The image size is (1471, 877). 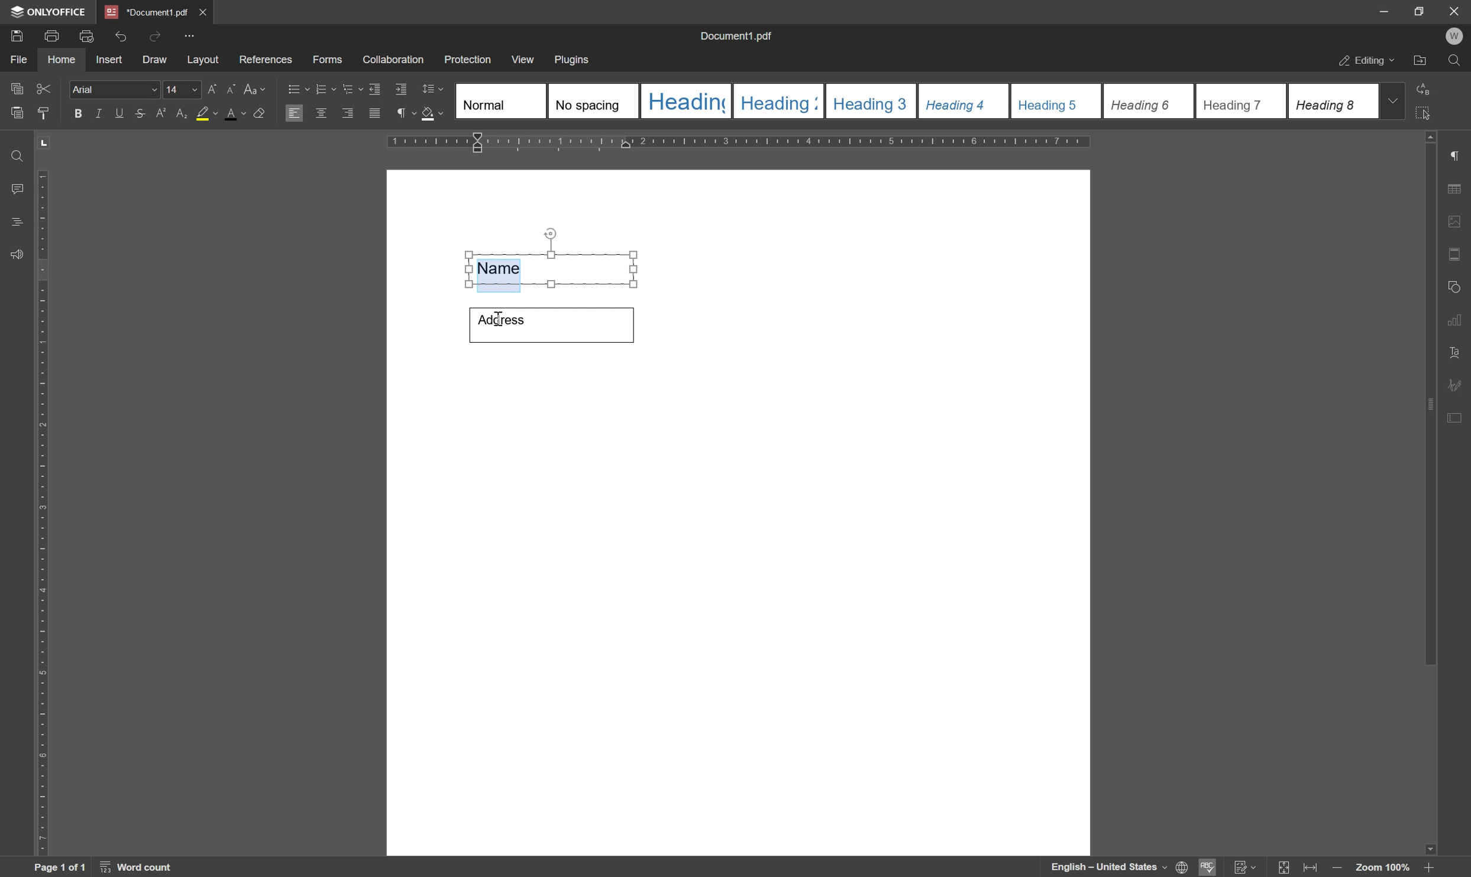 I want to click on *document1.pdf, so click(x=146, y=12).